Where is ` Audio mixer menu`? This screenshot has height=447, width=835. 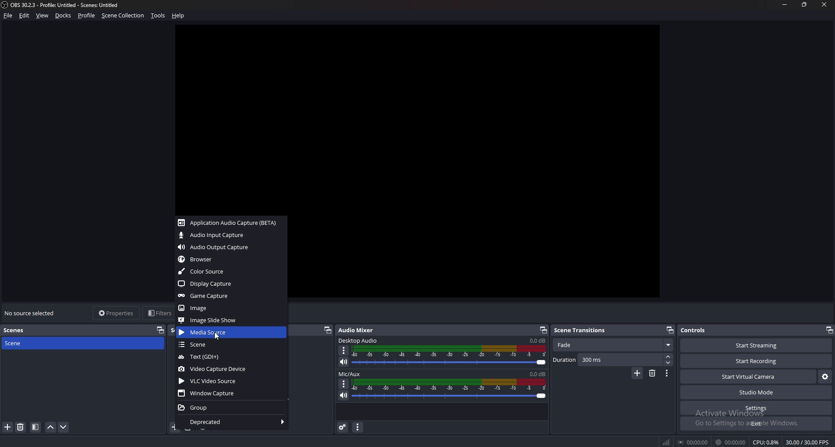
 Audio mixer menu is located at coordinates (357, 428).